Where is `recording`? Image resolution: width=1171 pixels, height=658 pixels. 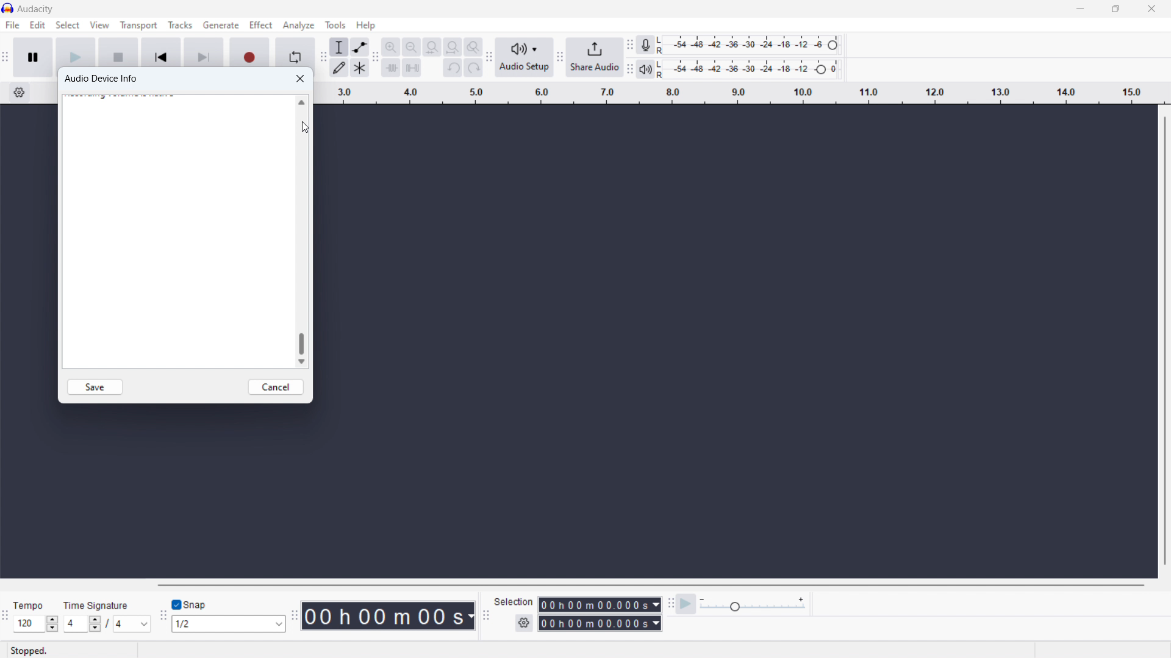 recording is located at coordinates (249, 51).